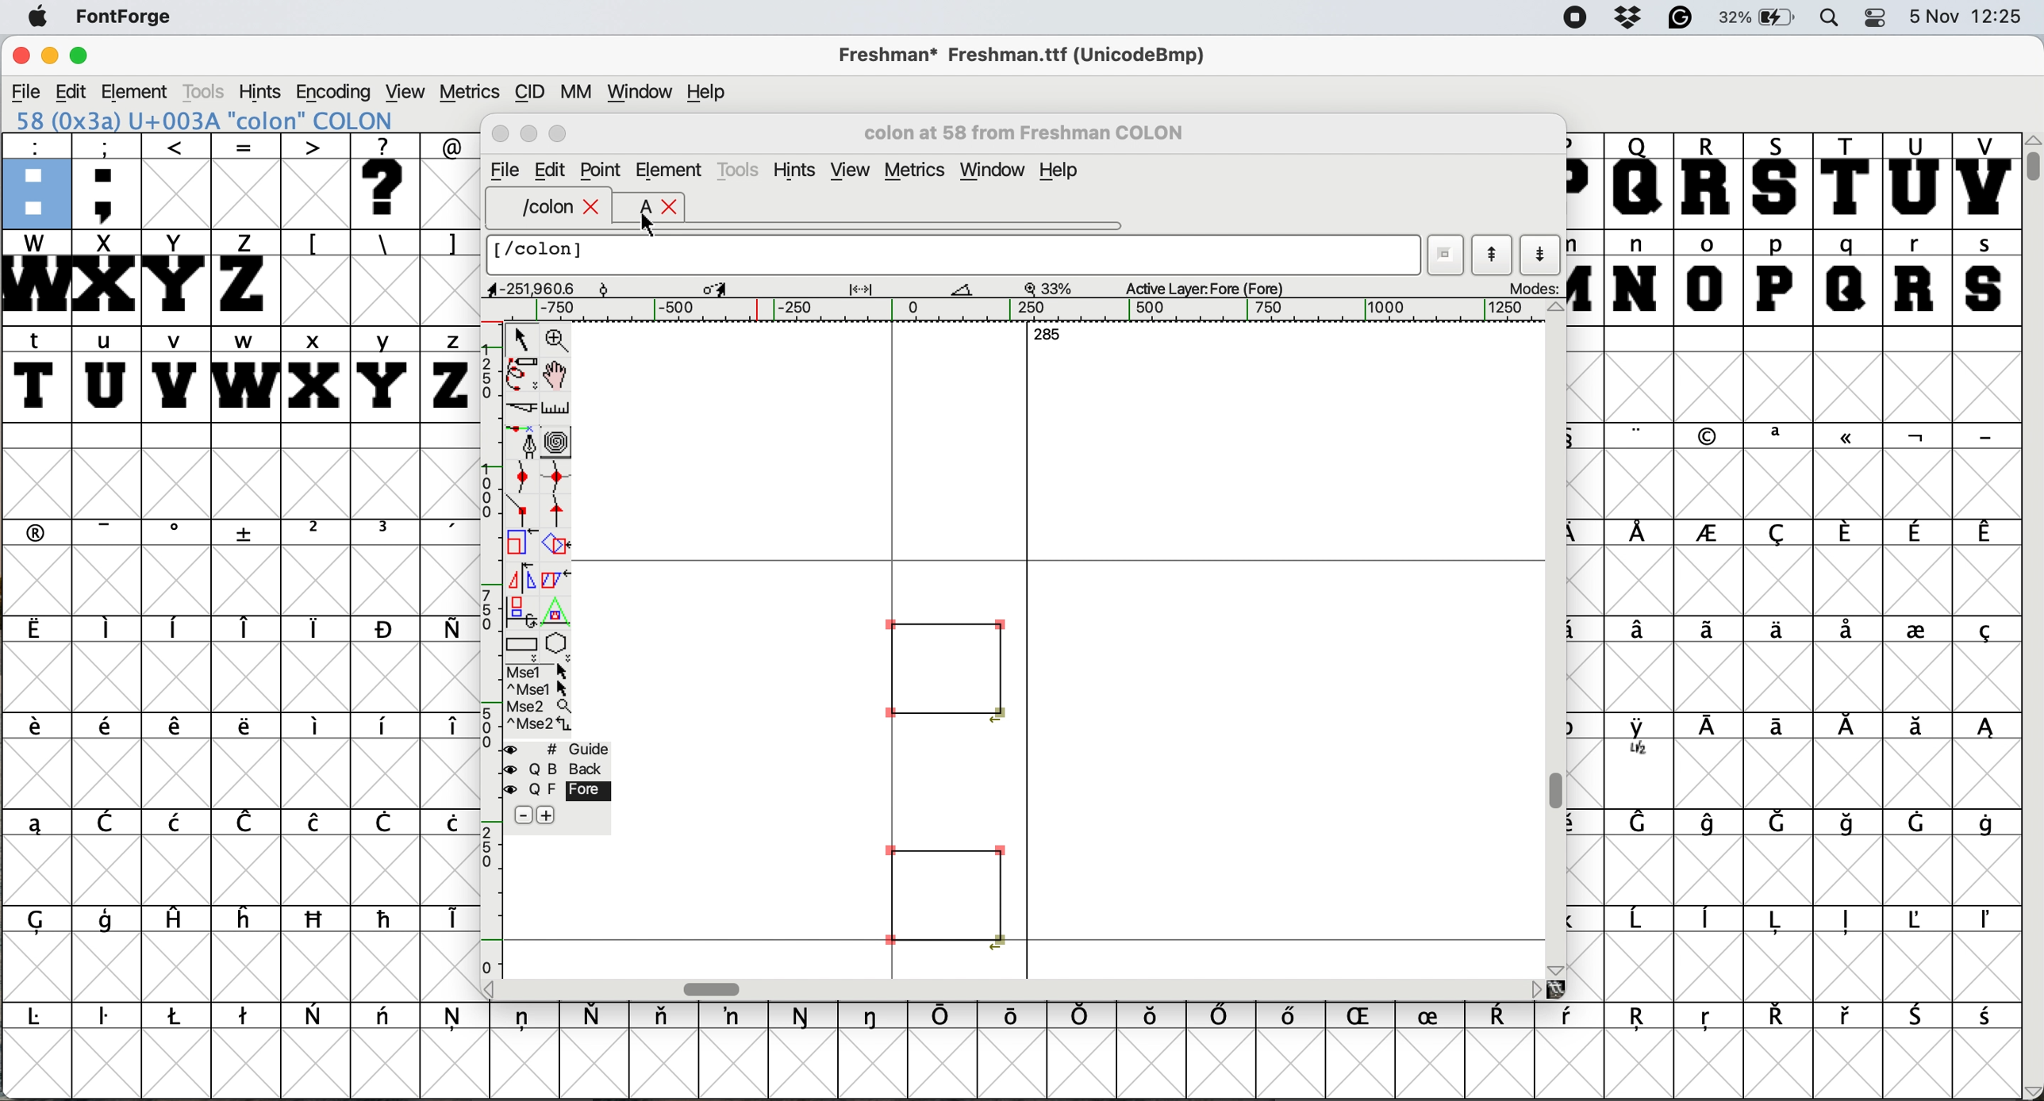  Describe the element at coordinates (516, 475) in the screenshot. I see `add a curve point` at that location.